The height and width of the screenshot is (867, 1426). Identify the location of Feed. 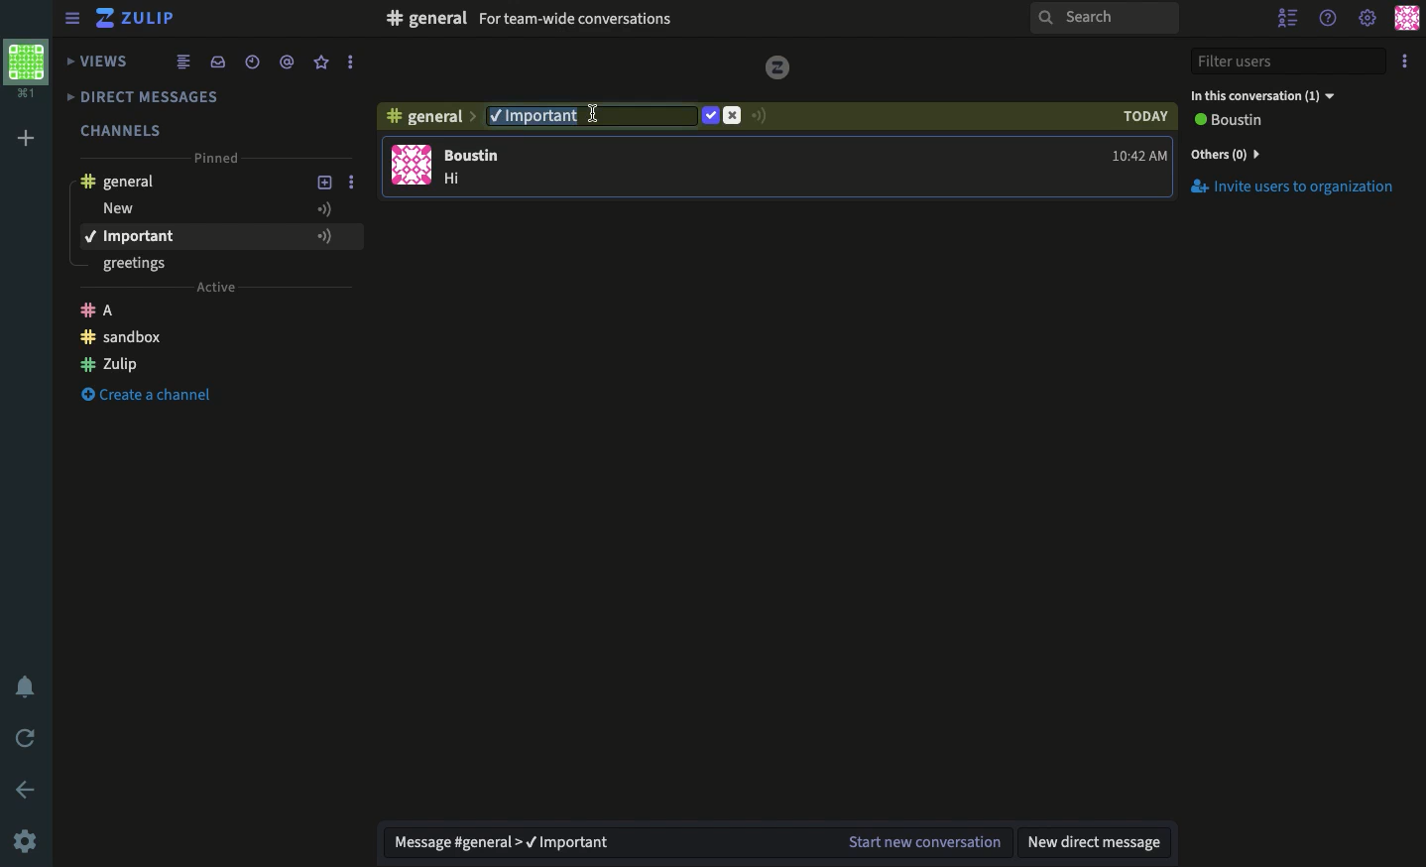
(185, 61).